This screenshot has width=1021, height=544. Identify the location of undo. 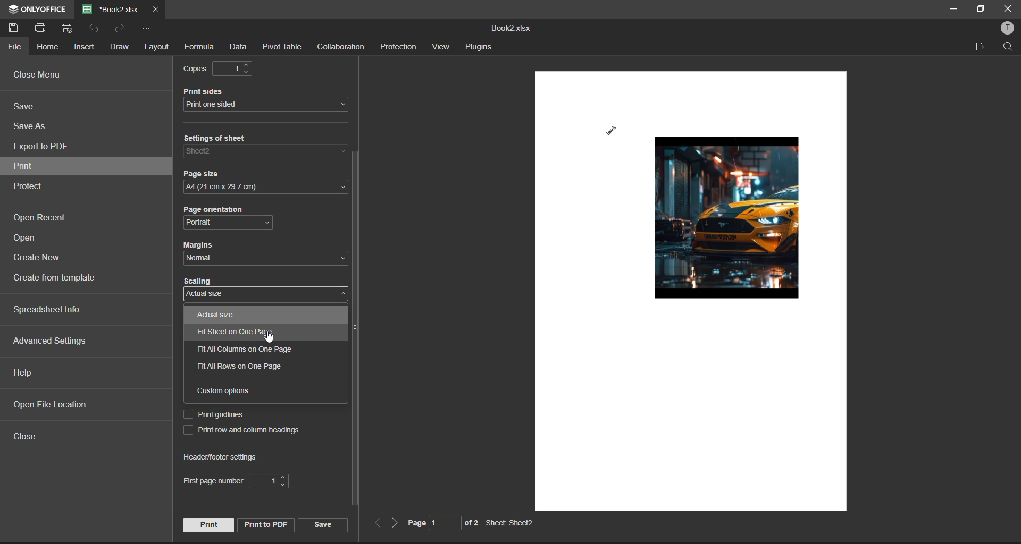
(96, 29).